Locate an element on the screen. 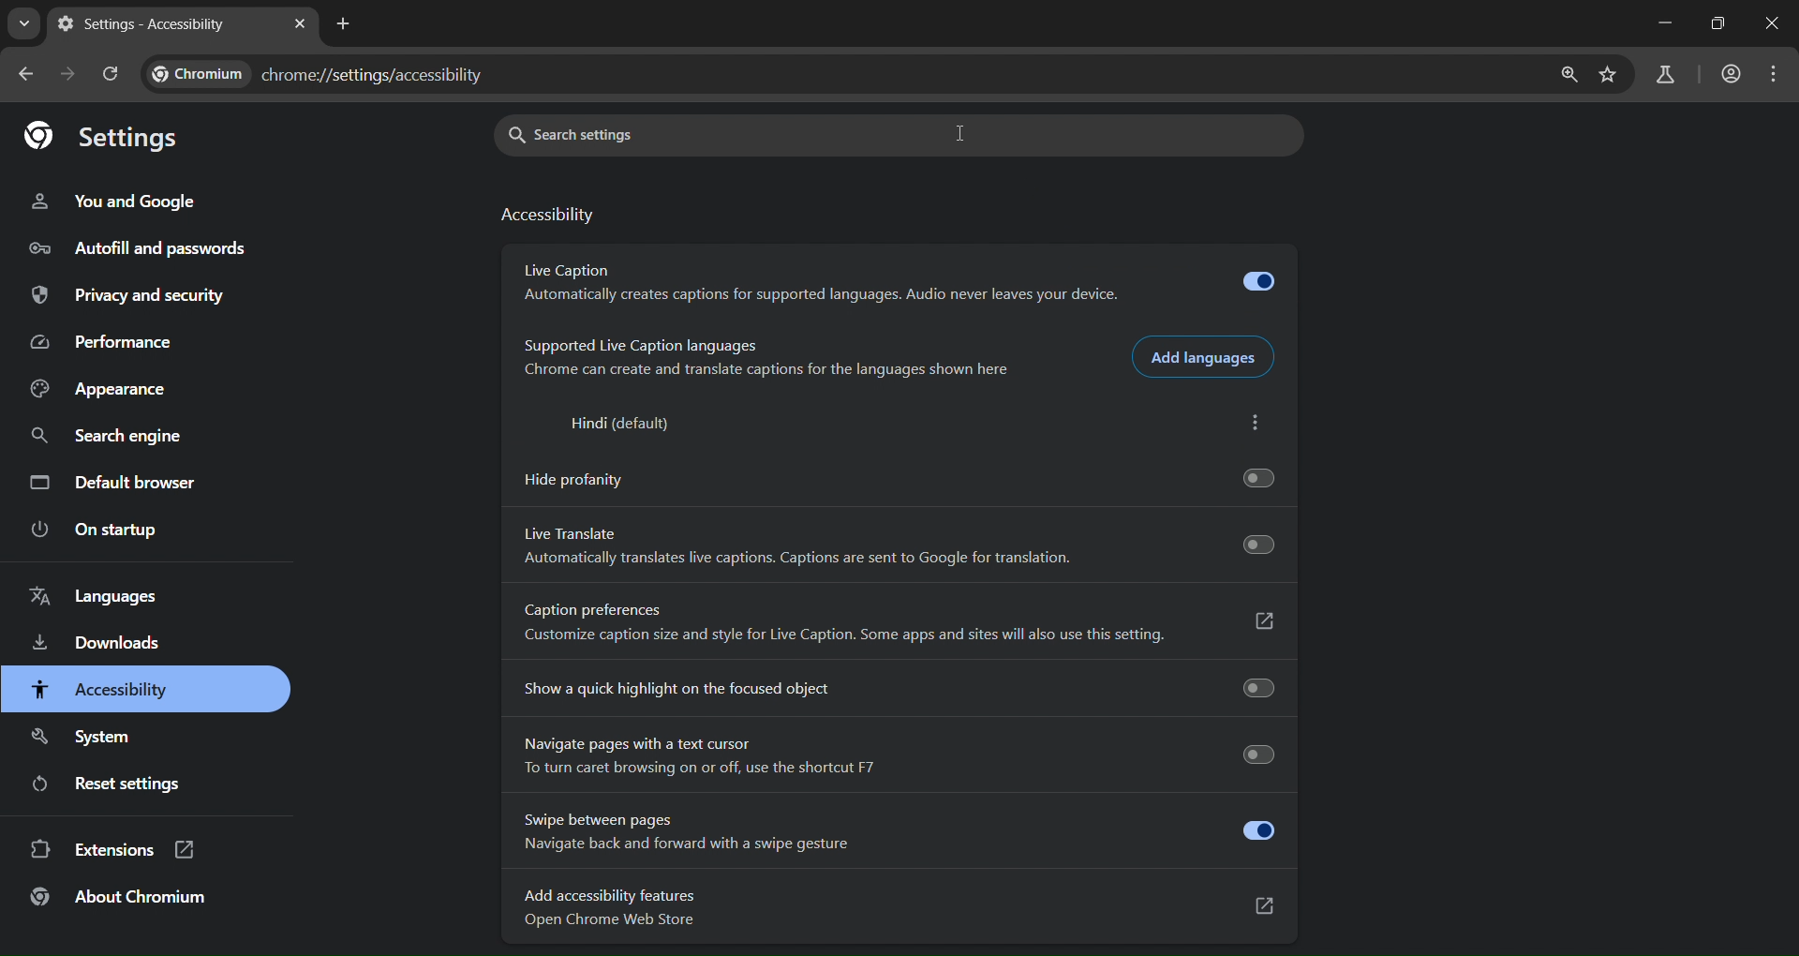 The height and width of the screenshot is (956, 1799). add languages is located at coordinates (1207, 356).